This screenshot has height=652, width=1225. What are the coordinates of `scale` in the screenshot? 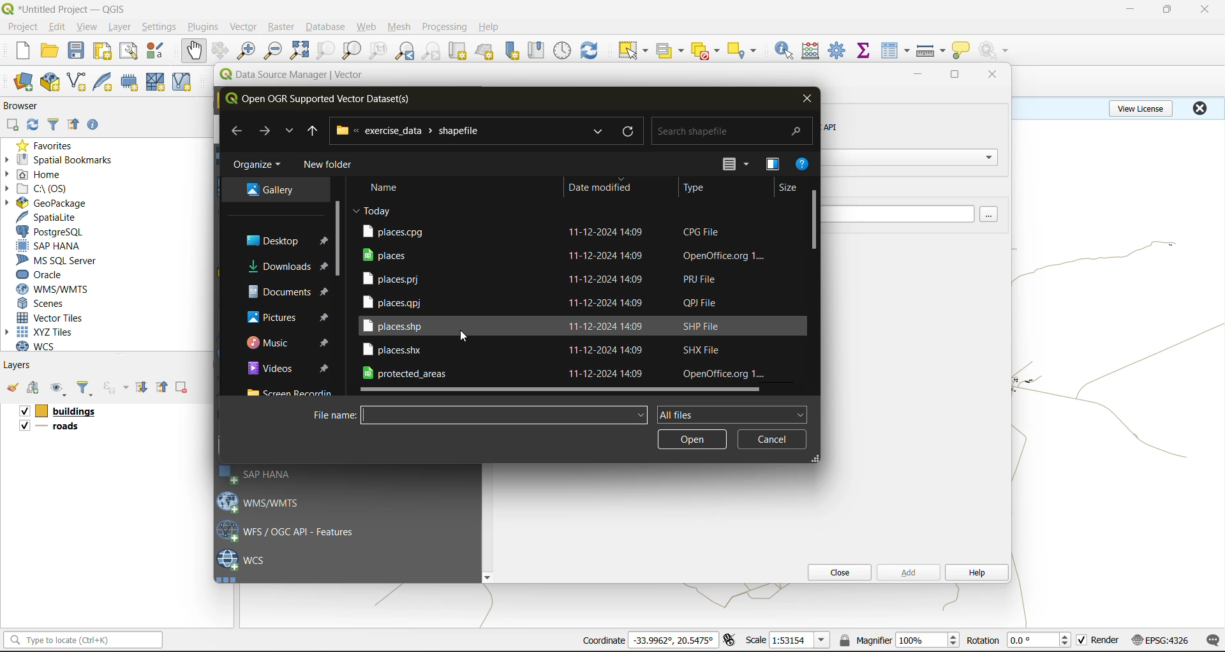 It's located at (755, 639).